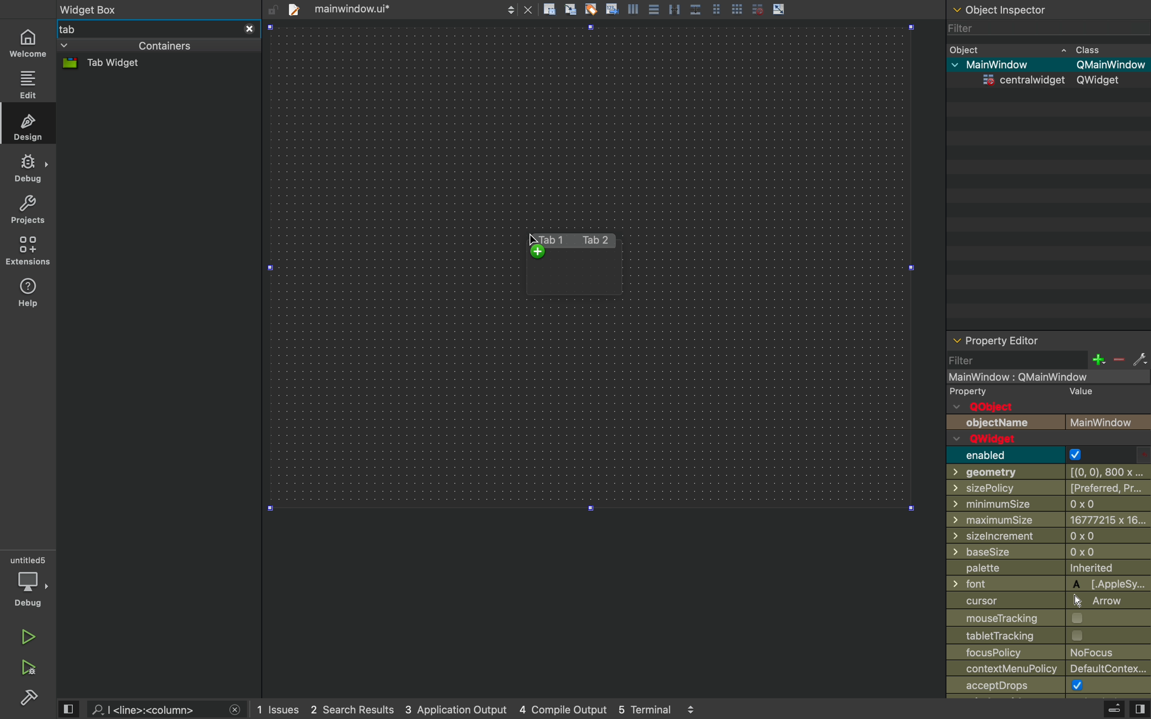 The height and width of the screenshot is (719, 1151). Describe the element at coordinates (593, 267) in the screenshot. I see `Design area` at that location.